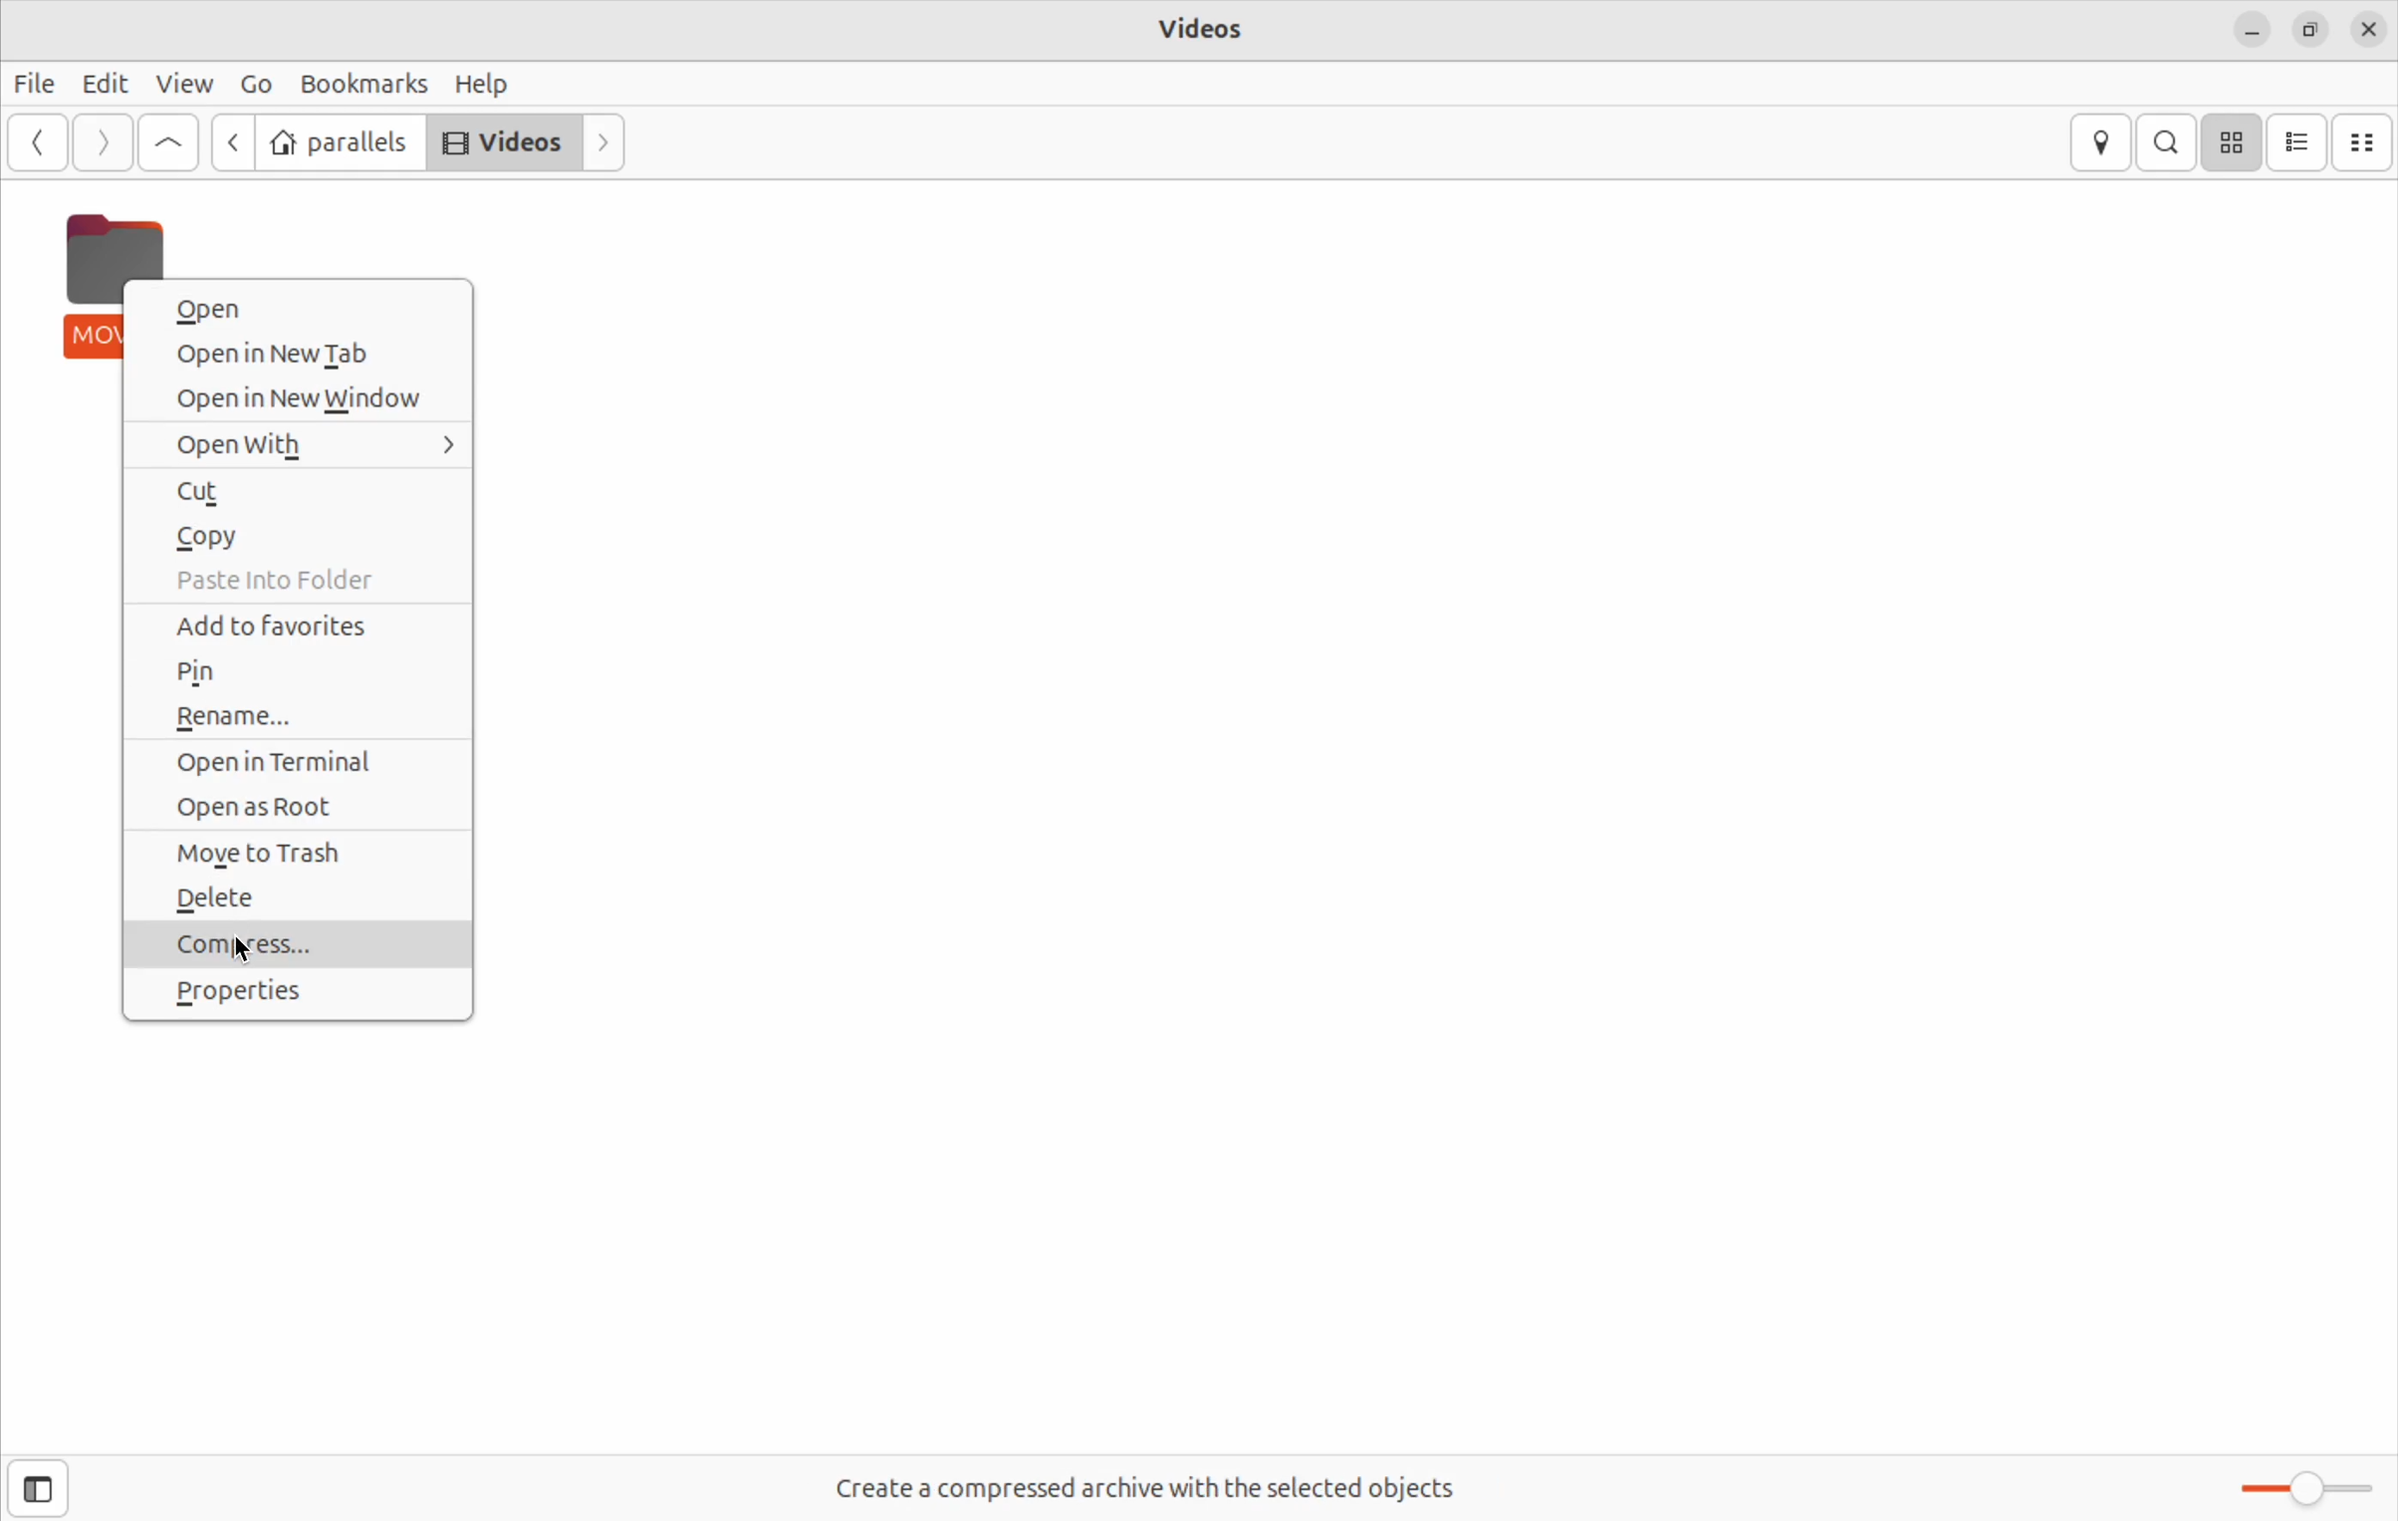  I want to click on open as root, so click(305, 804).